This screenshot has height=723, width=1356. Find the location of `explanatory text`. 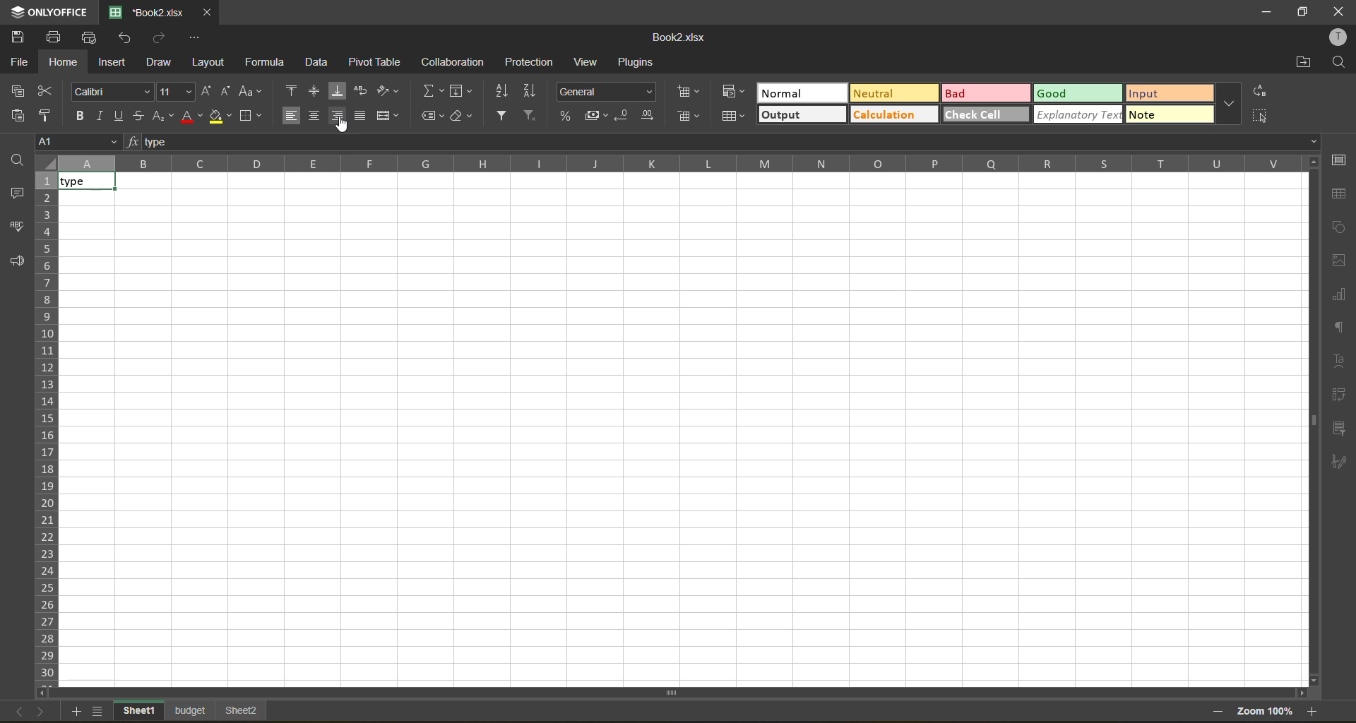

explanatory text is located at coordinates (1076, 115).